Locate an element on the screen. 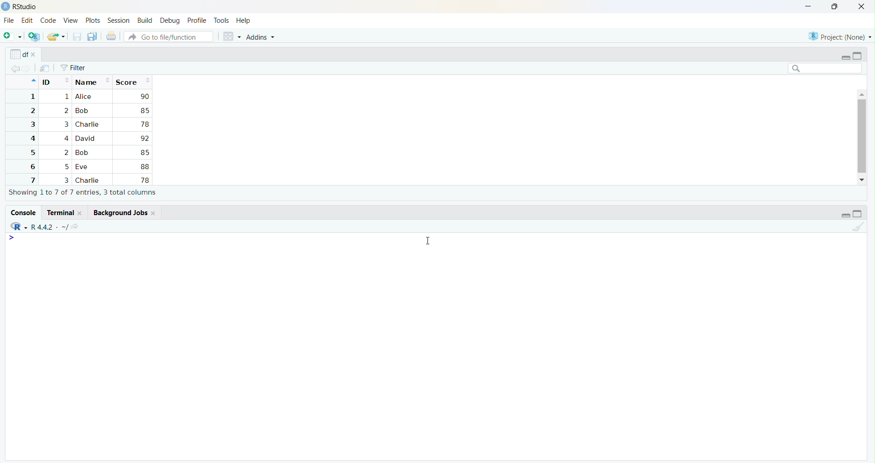  4 is located at coordinates (65, 138).